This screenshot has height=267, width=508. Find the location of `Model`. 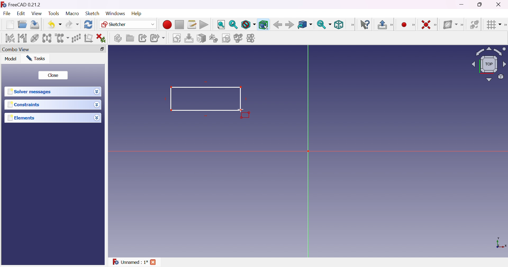

Model is located at coordinates (11, 59).